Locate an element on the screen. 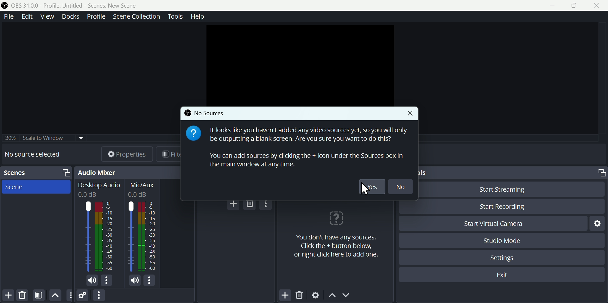  Exit is located at coordinates (500, 275).